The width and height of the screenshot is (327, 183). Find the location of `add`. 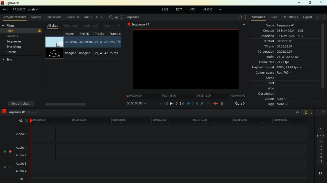

add is located at coordinates (318, 17).